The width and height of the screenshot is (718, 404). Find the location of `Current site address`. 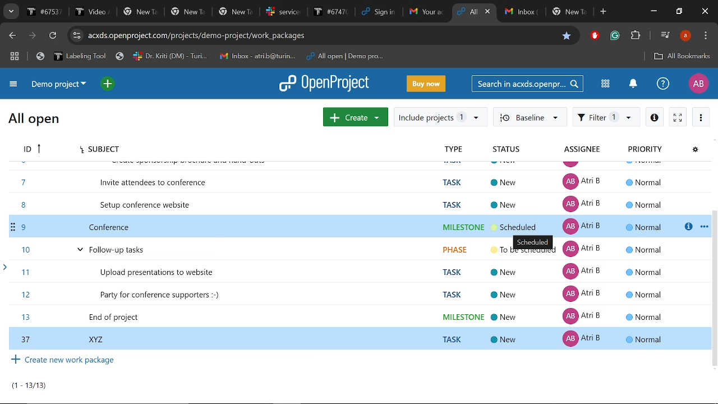

Current site address is located at coordinates (322, 35).